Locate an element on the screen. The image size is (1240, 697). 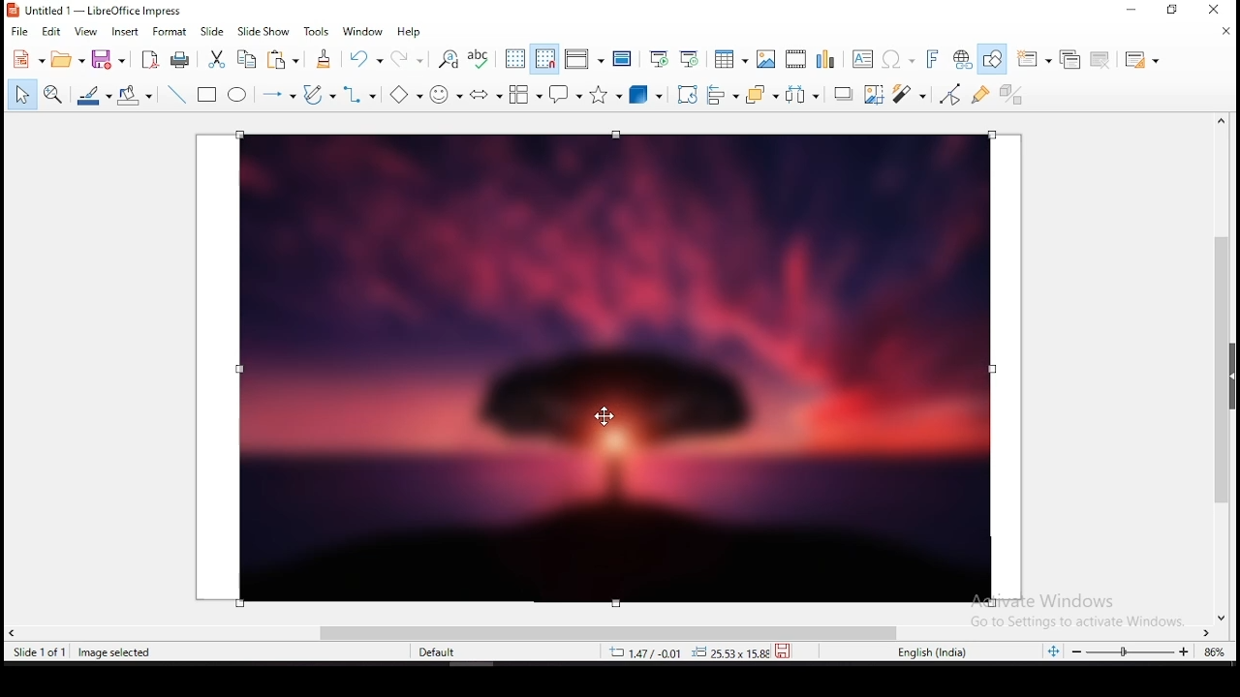
insert is located at coordinates (125, 32).